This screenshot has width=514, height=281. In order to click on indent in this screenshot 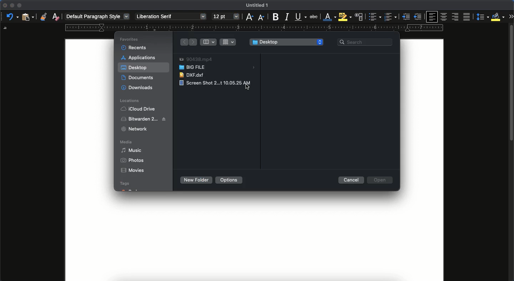, I will do `click(407, 17)`.